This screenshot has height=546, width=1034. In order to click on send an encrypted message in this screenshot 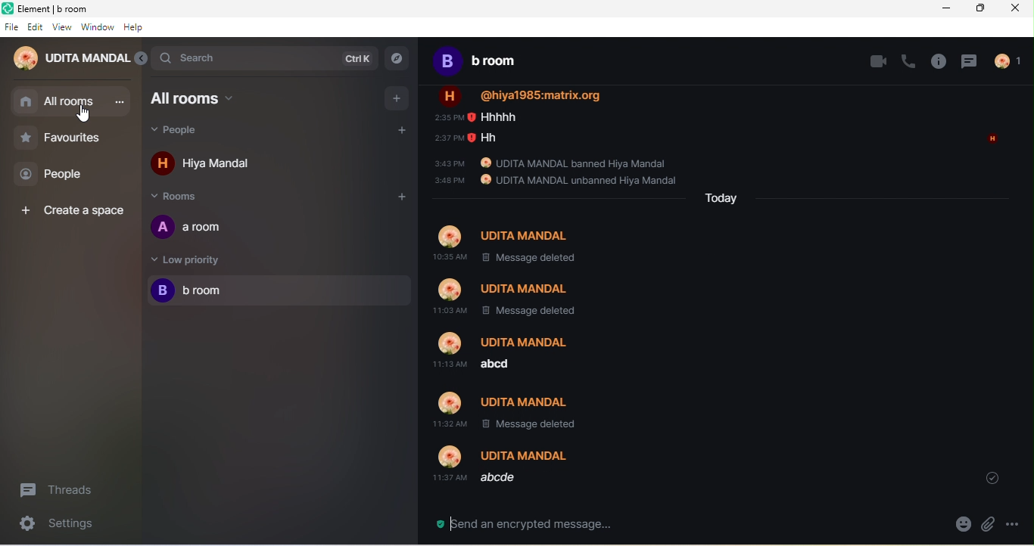, I will do `click(544, 521)`.